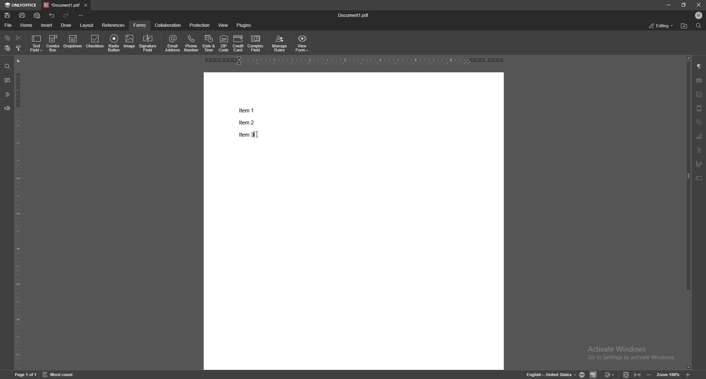  What do you see at coordinates (192, 43) in the screenshot?
I see `phone number` at bounding box center [192, 43].